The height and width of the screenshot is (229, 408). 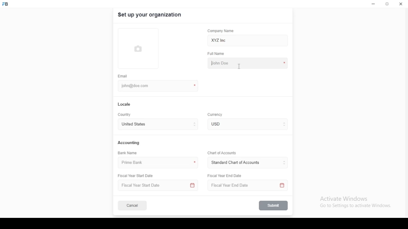 What do you see at coordinates (137, 86) in the screenshot?
I see `john@doe.com` at bounding box center [137, 86].